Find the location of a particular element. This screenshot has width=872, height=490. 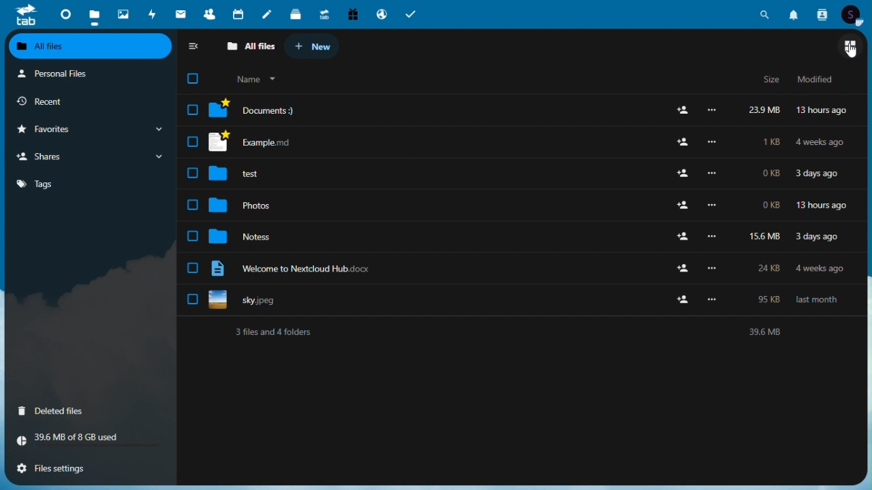

tab is located at coordinates (23, 16).